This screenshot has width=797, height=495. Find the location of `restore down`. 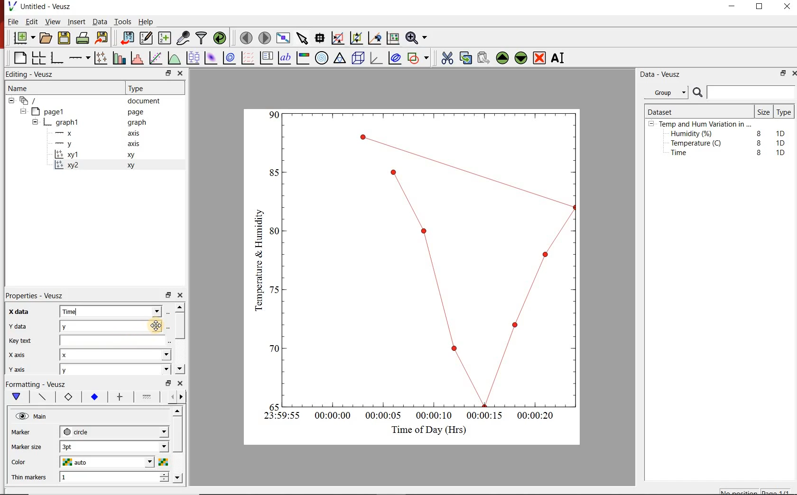

restore down is located at coordinates (162, 73).